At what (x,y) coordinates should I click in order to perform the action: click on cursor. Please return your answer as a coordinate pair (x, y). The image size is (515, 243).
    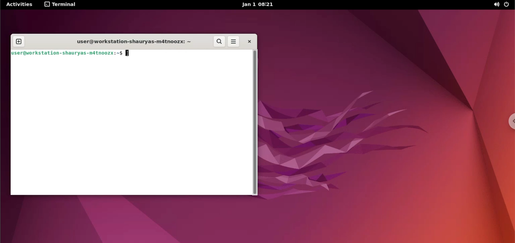
    Looking at the image, I should click on (129, 53).